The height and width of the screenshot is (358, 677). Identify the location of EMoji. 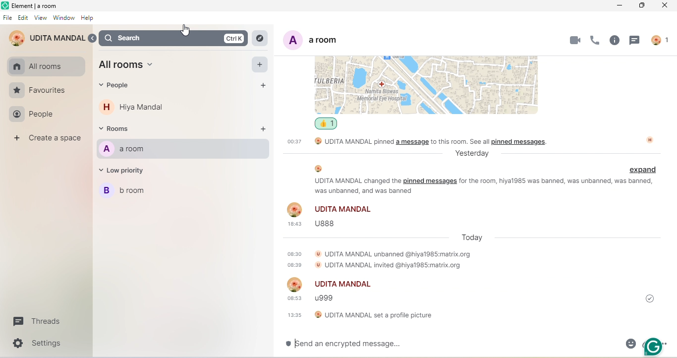
(629, 345).